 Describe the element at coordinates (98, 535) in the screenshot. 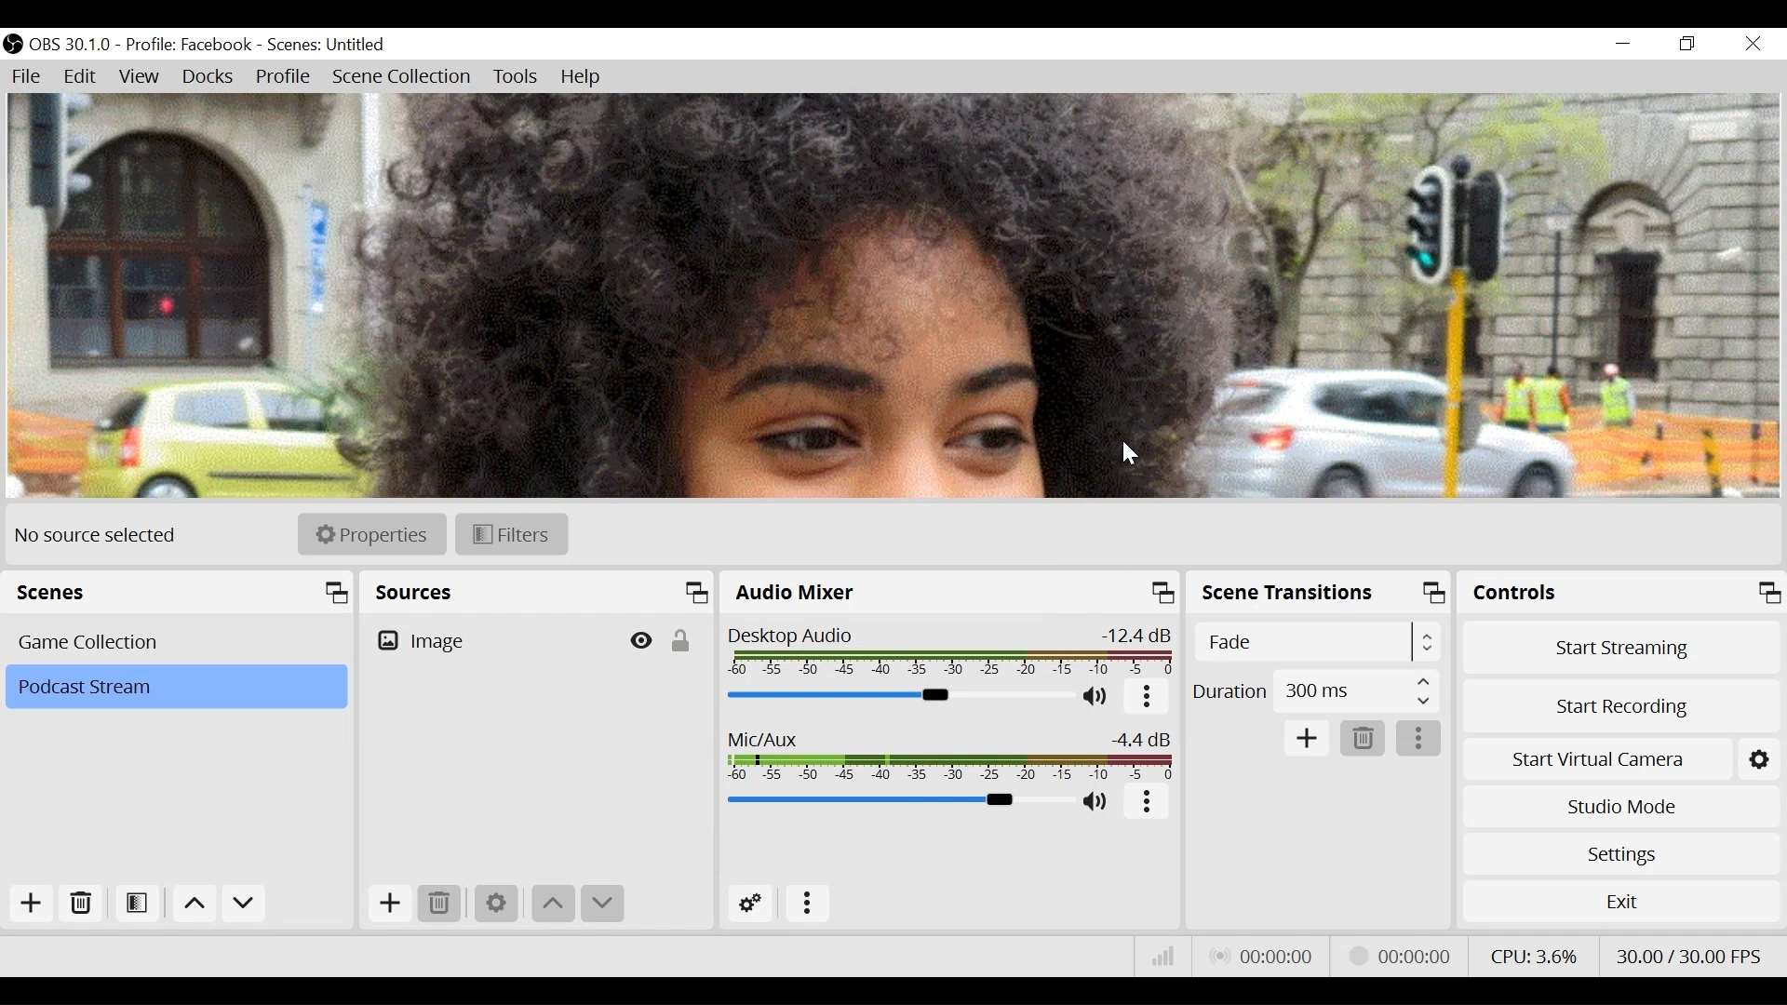

I see `No source selected` at that location.